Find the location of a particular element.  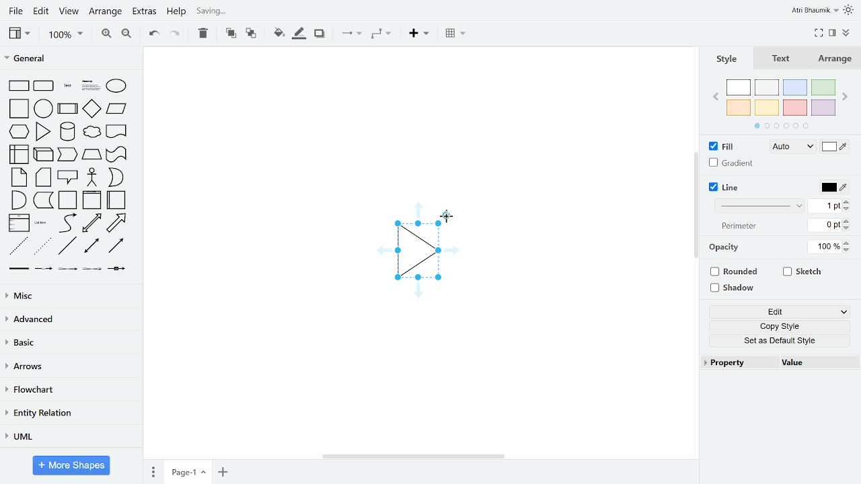

delete is located at coordinates (203, 33).